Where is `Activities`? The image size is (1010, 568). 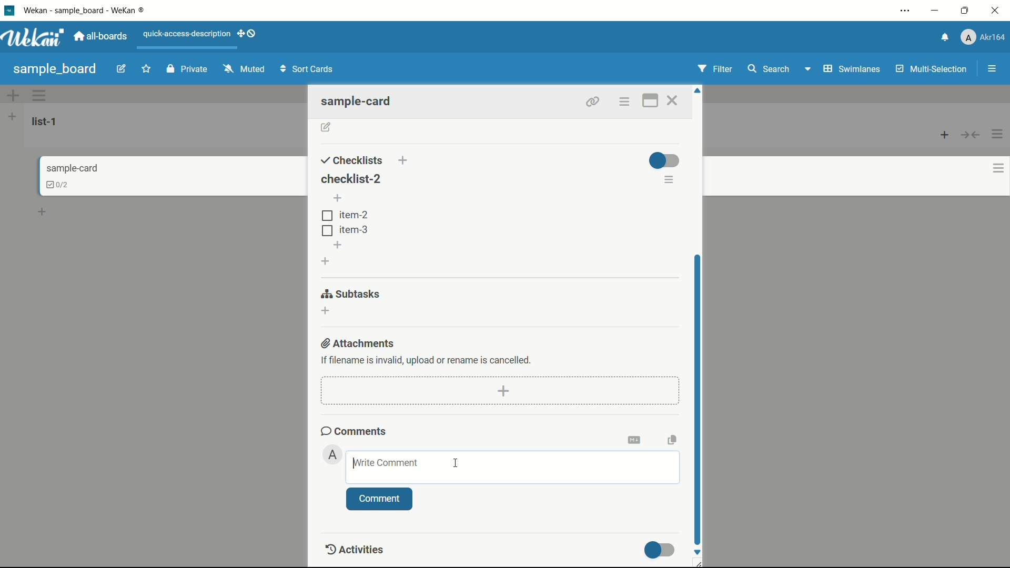
Activities is located at coordinates (363, 550).